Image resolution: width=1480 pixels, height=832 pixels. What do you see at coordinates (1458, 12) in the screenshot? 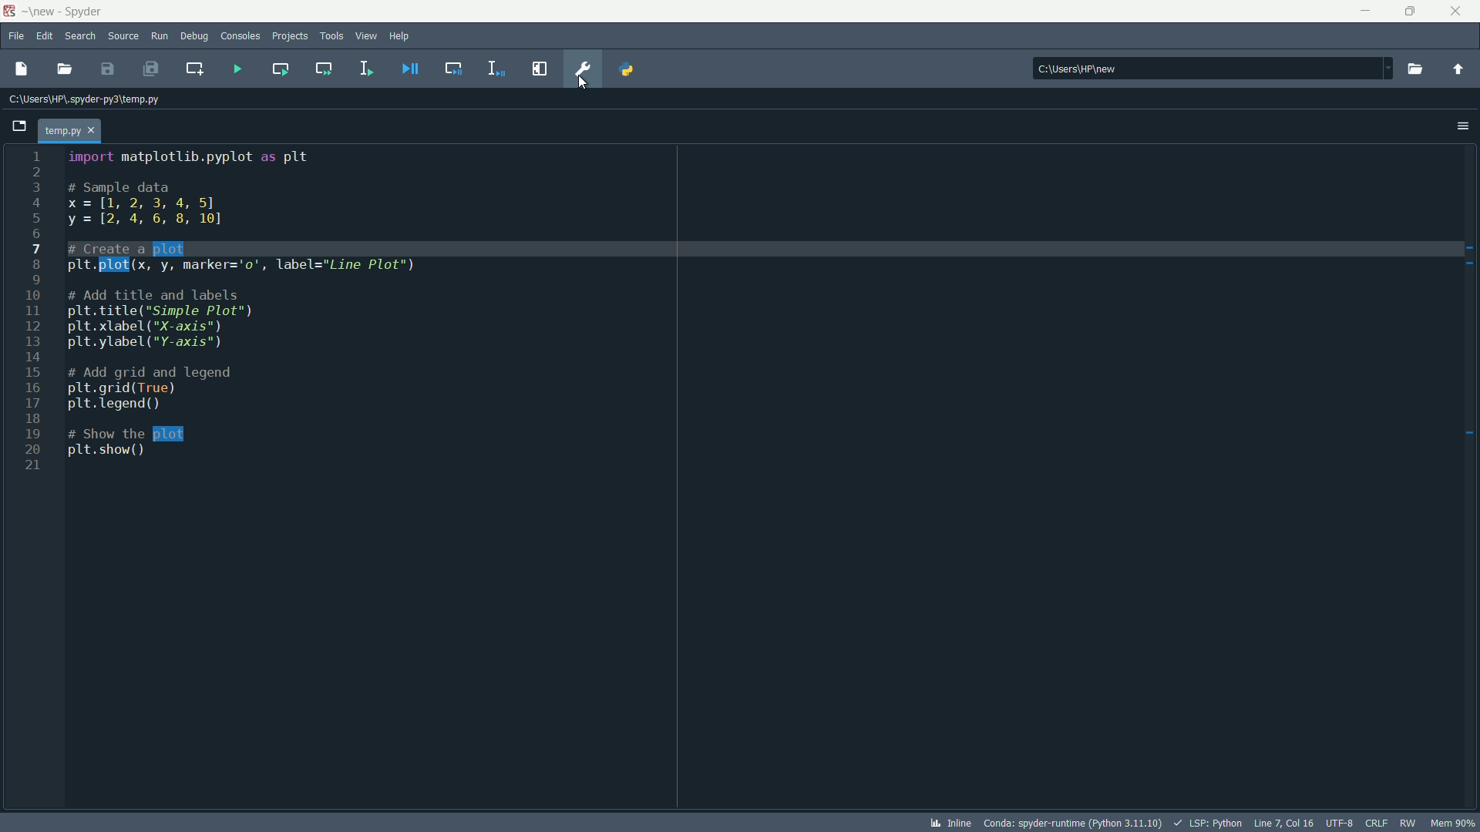
I see `close app` at bounding box center [1458, 12].